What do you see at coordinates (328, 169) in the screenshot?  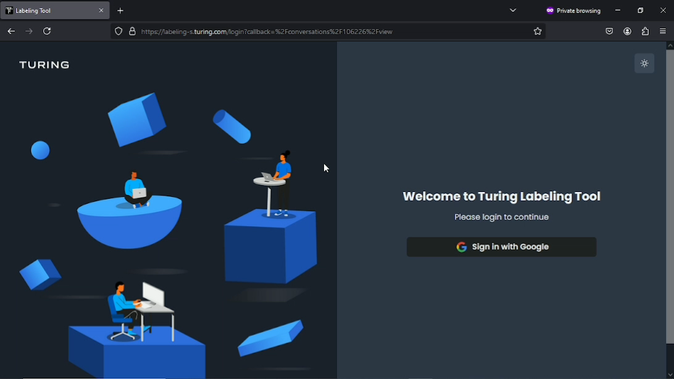 I see `Cursor` at bounding box center [328, 169].